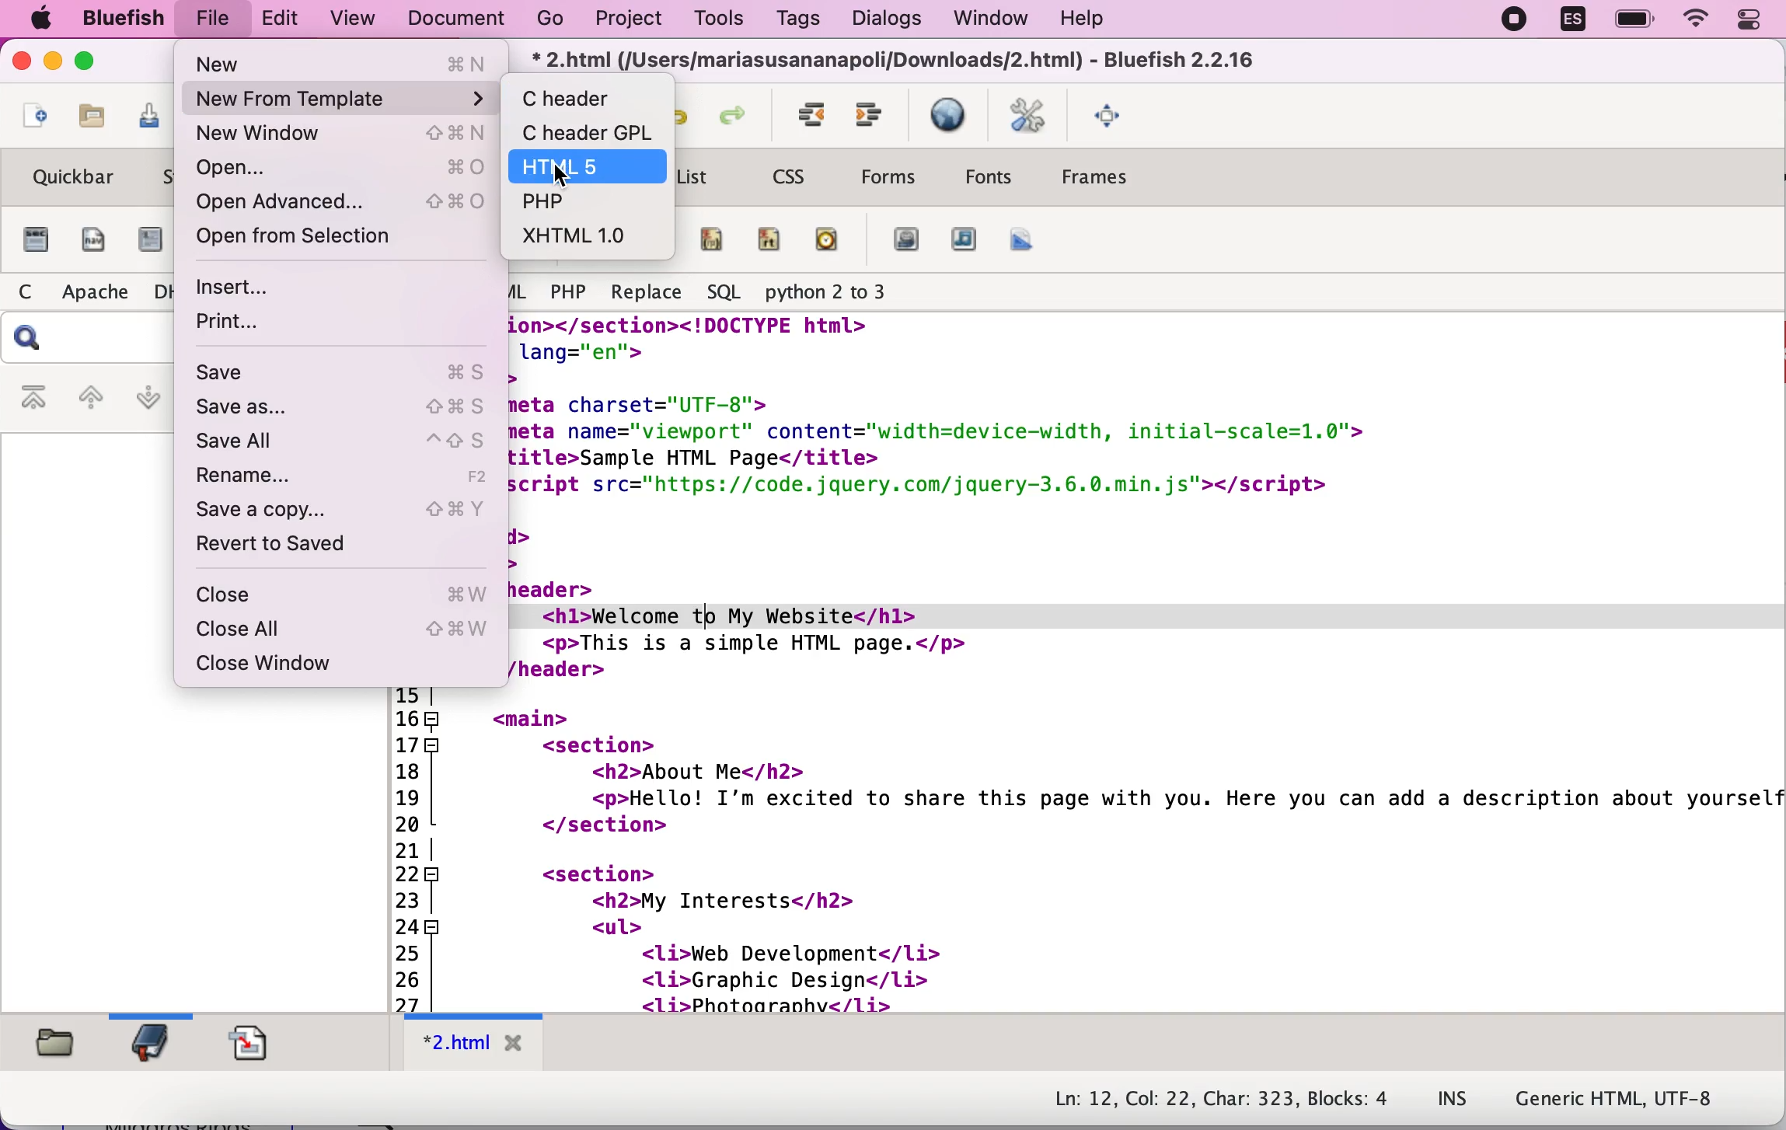  I want to click on close, so click(23, 63).